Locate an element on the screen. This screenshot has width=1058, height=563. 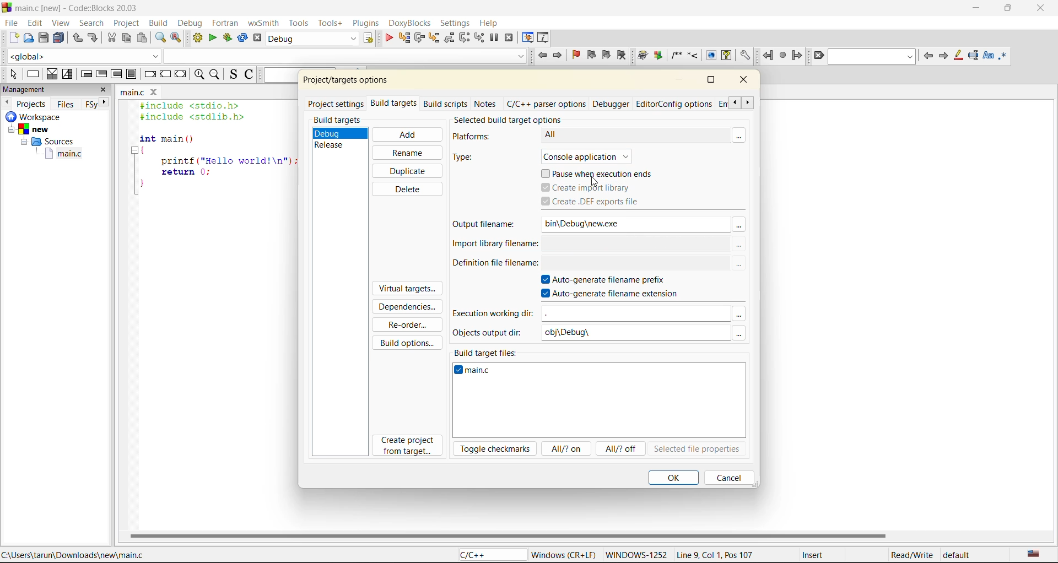
build target files is located at coordinates (488, 351).